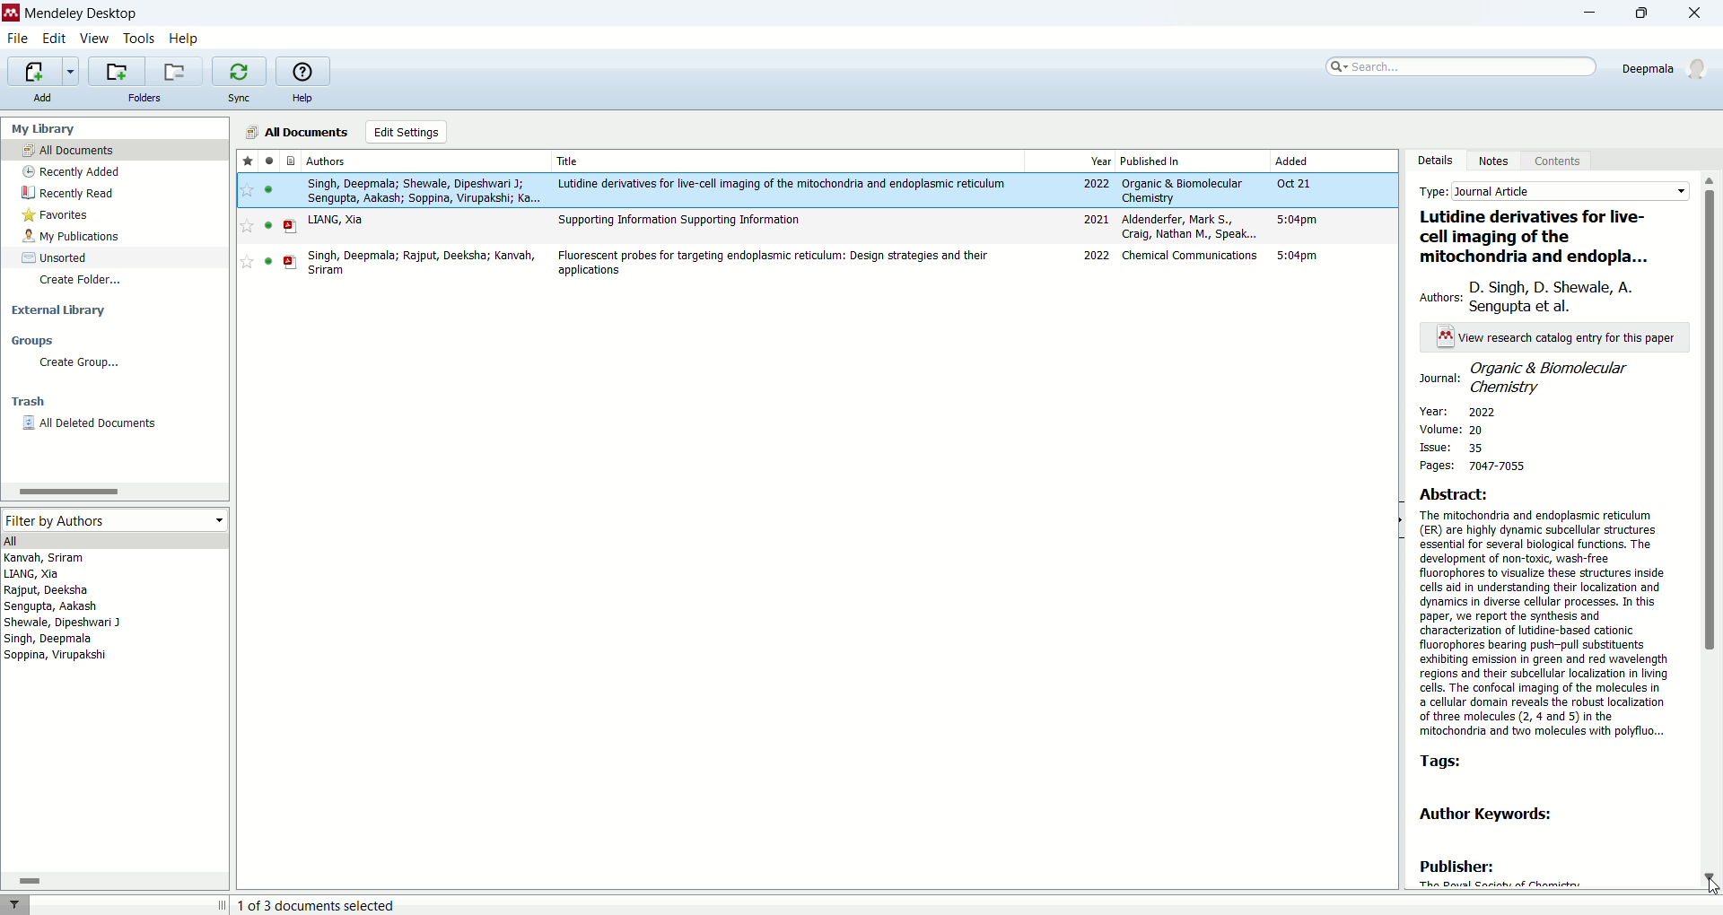  I want to click on author keywords: , so click(1485, 815).